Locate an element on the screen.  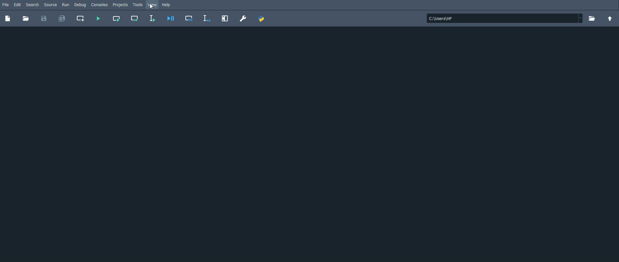
View is located at coordinates (152, 5).